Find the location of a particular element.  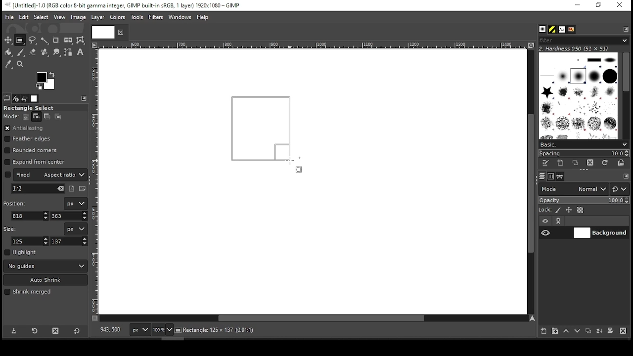

duplicate this brush is located at coordinates (578, 163).